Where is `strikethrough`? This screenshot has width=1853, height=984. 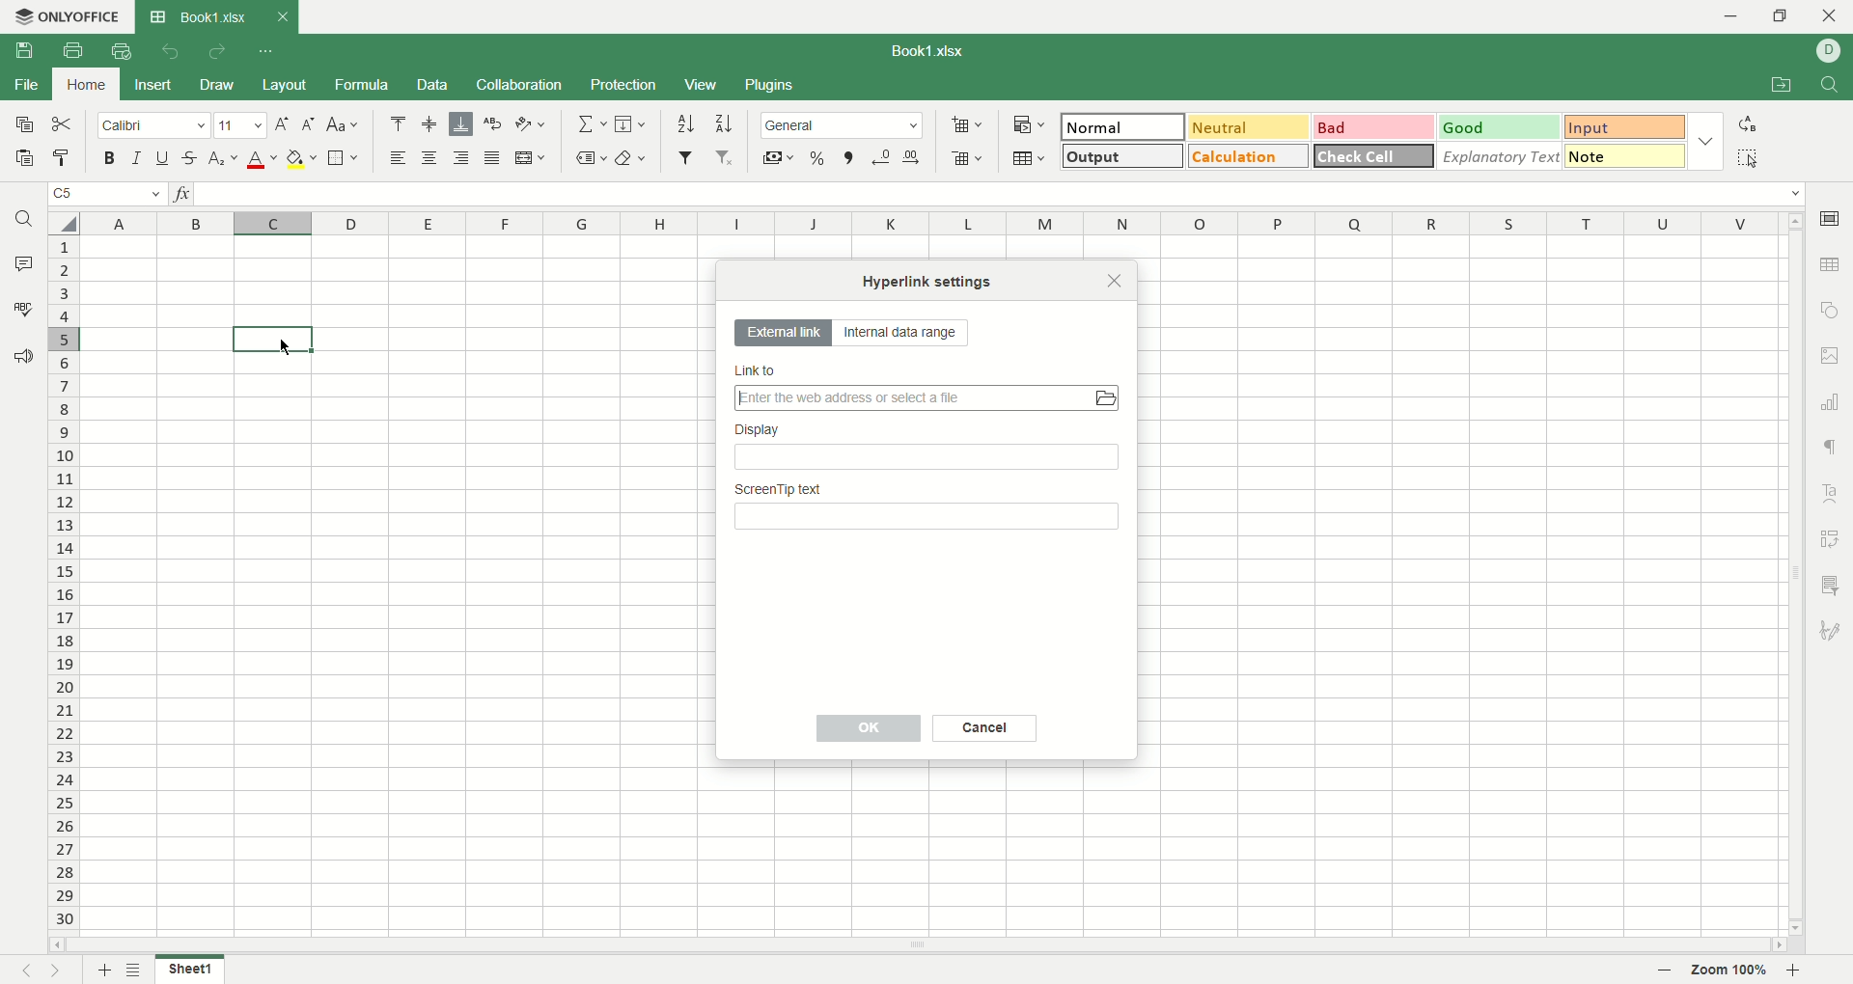 strikethrough is located at coordinates (188, 157).